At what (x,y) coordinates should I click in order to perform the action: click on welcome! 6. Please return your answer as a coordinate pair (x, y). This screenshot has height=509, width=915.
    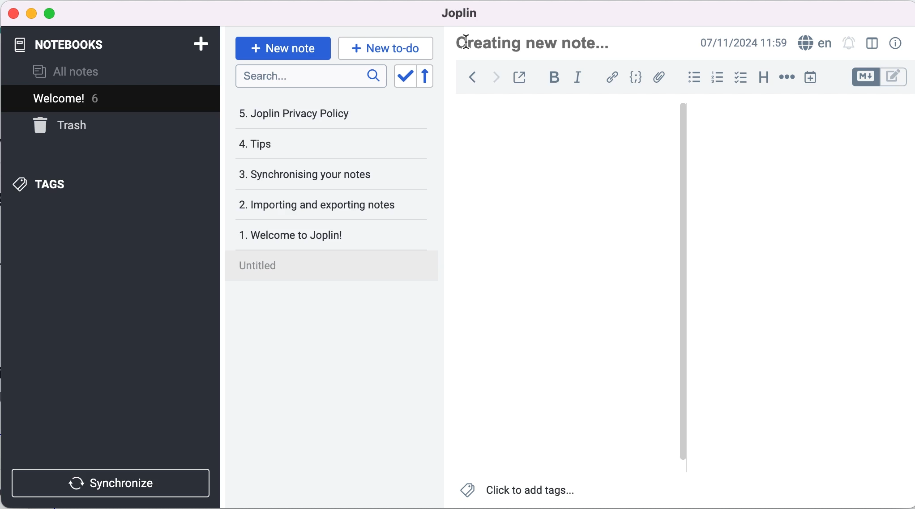
    Looking at the image, I should click on (107, 99).